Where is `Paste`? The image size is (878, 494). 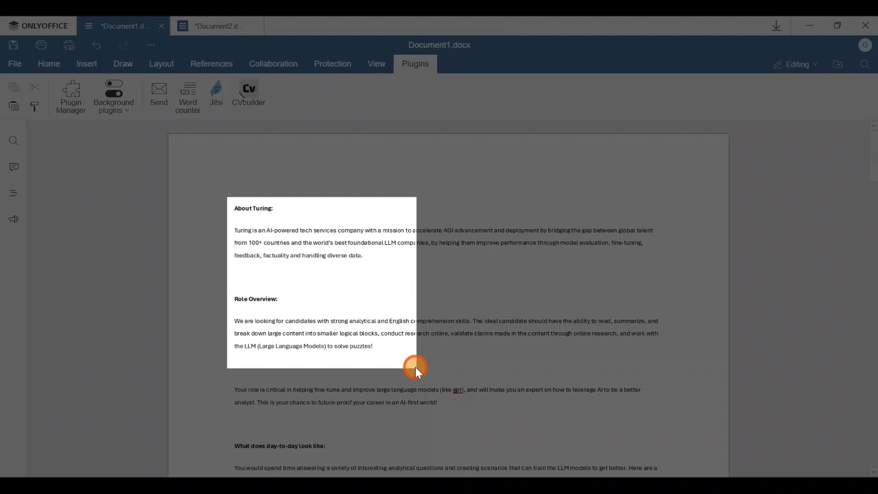
Paste is located at coordinates (12, 107).